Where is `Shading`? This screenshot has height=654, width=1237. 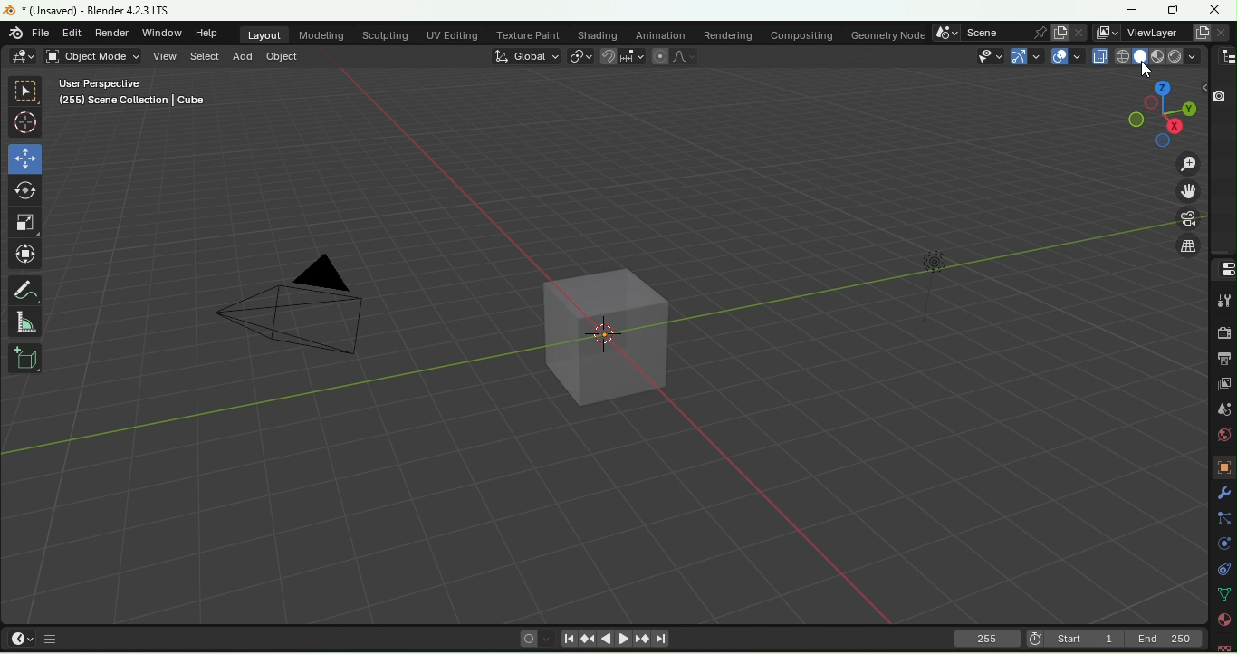
Shading is located at coordinates (598, 34).